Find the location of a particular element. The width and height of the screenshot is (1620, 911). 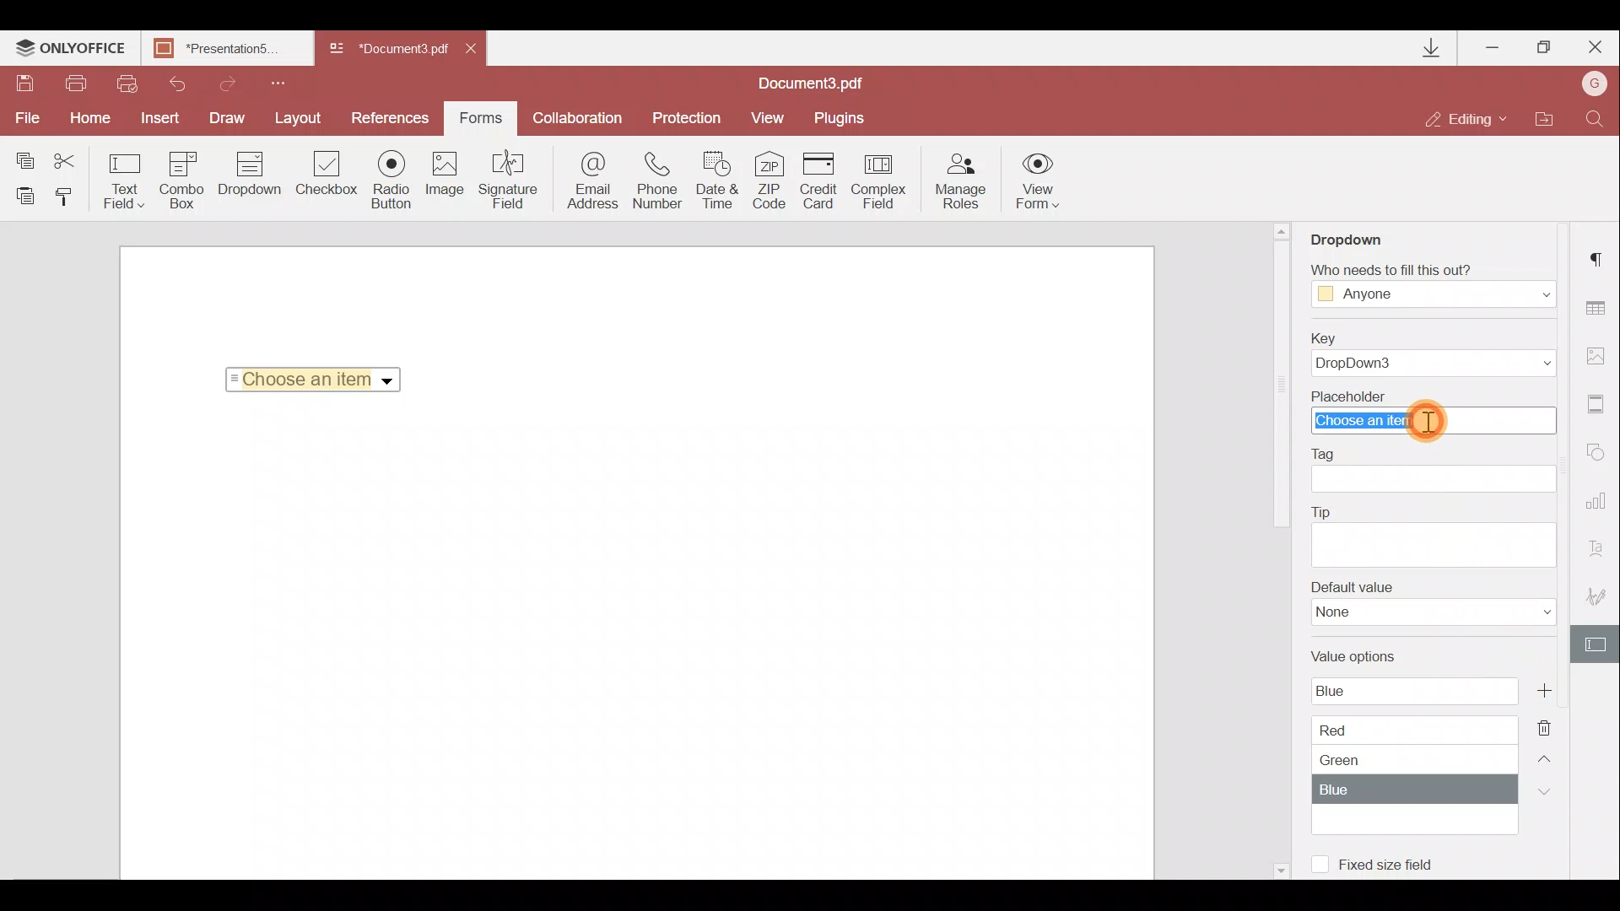

Date & time is located at coordinates (721, 181).